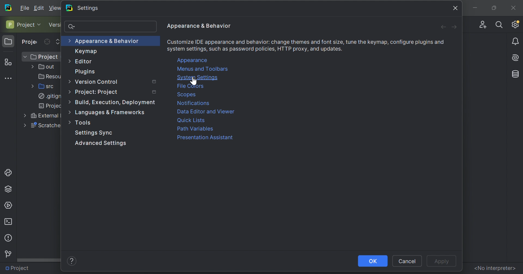  Describe the element at coordinates (195, 103) in the screenshot. I see `Notifications` at that location.